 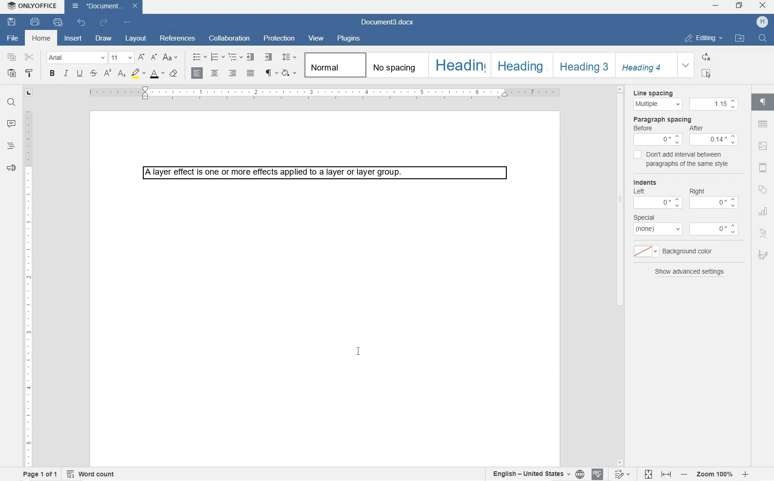 I want to click on ZOOM IN OR OUT, so click(x=715, y=474).